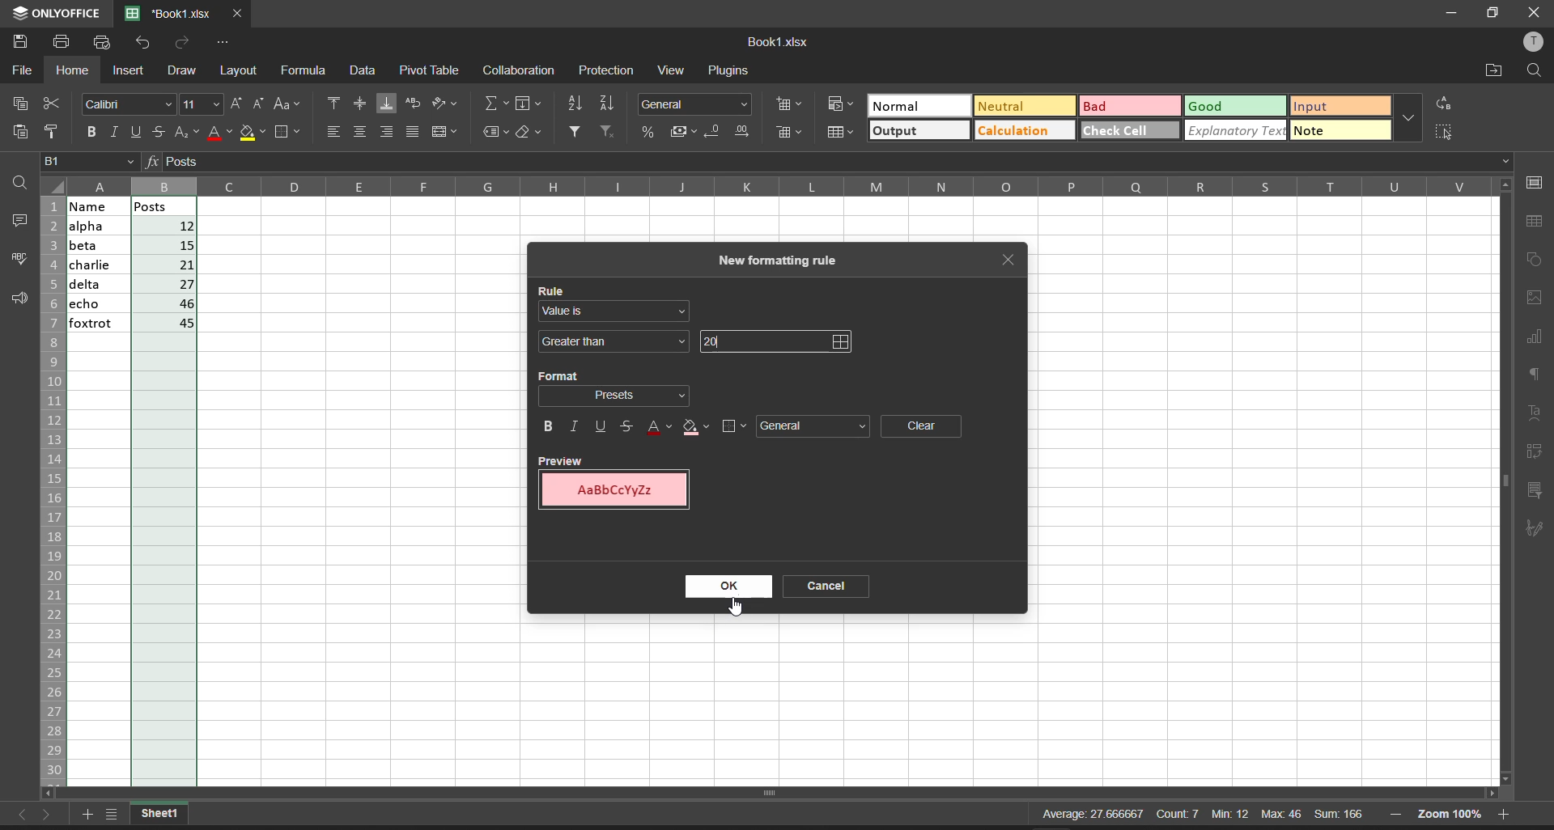 This screenshot has width=1554, height=830. I want to click on greater than, so click(613, 343).